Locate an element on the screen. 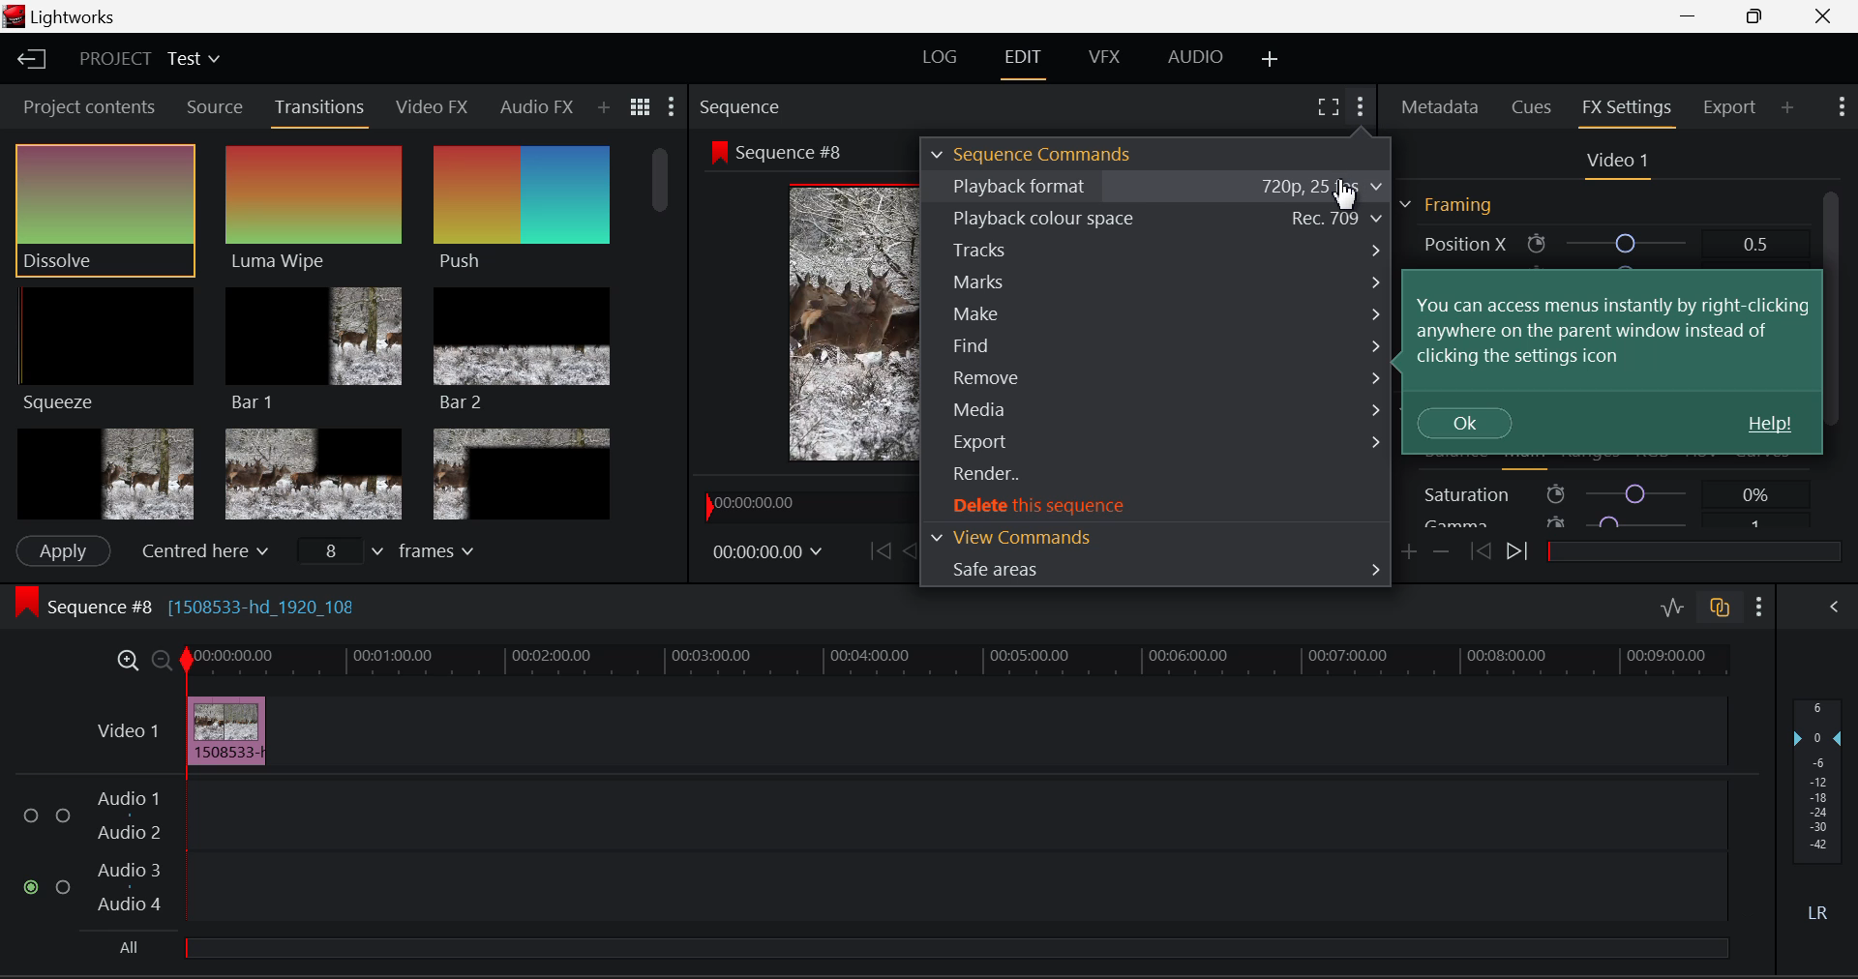 Image resolution: width=1858 pixels, height=979 pixels. Push is located at coordinates (519, 209).